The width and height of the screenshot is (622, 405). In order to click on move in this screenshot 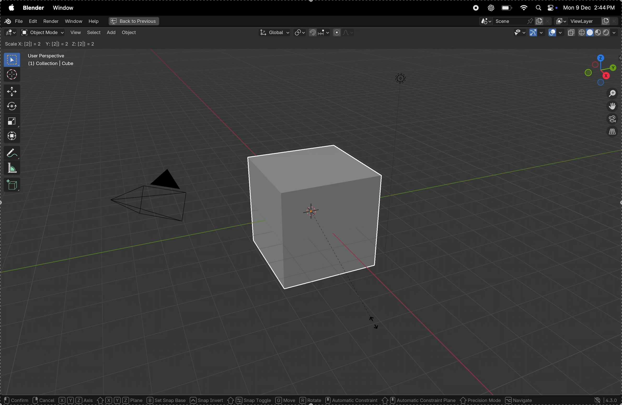, I will do `click(11, 91)`.